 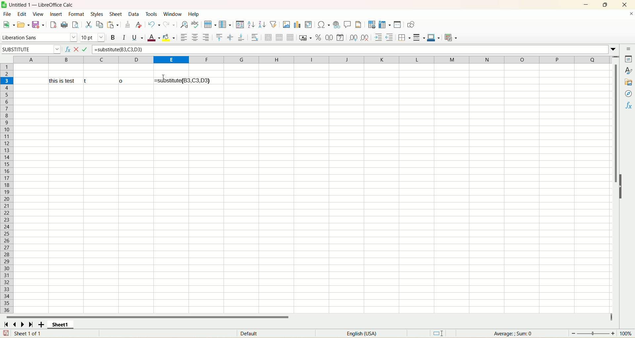 What do you see at coordinates (38, 14) in the screenshot?
I see `view` at bounding box center [38, 14].